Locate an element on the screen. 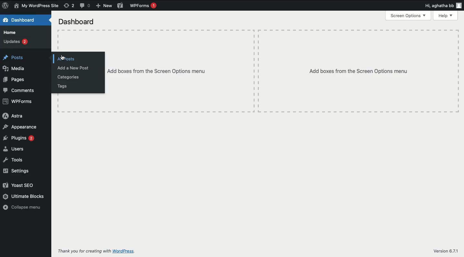 This screenshot has height=257, width=464. Yoast is located at coordinates (18, 185).